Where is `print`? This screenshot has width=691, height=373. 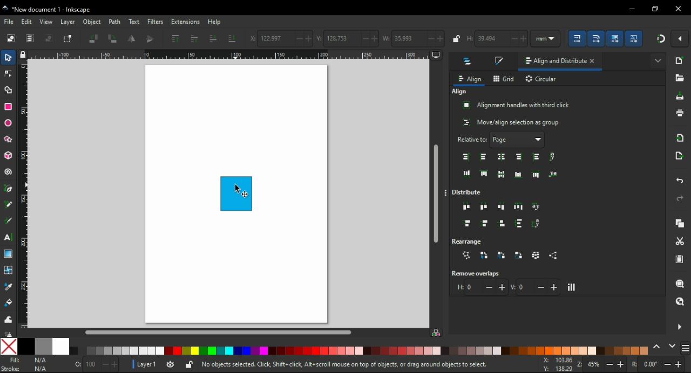
print is located at coordinates (678, 115).